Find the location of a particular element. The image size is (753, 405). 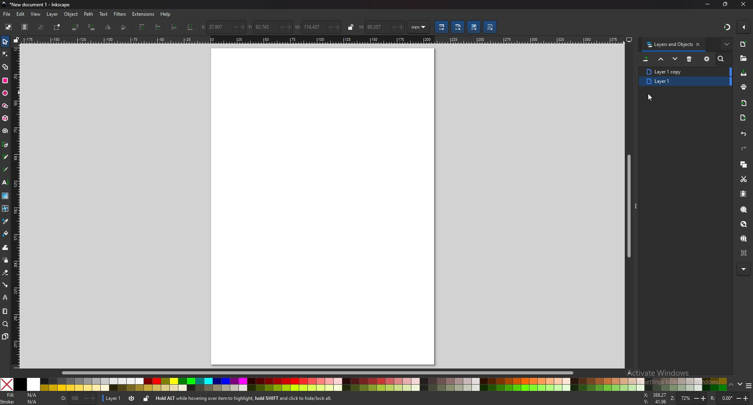

info is located at coordinates (266, 398).